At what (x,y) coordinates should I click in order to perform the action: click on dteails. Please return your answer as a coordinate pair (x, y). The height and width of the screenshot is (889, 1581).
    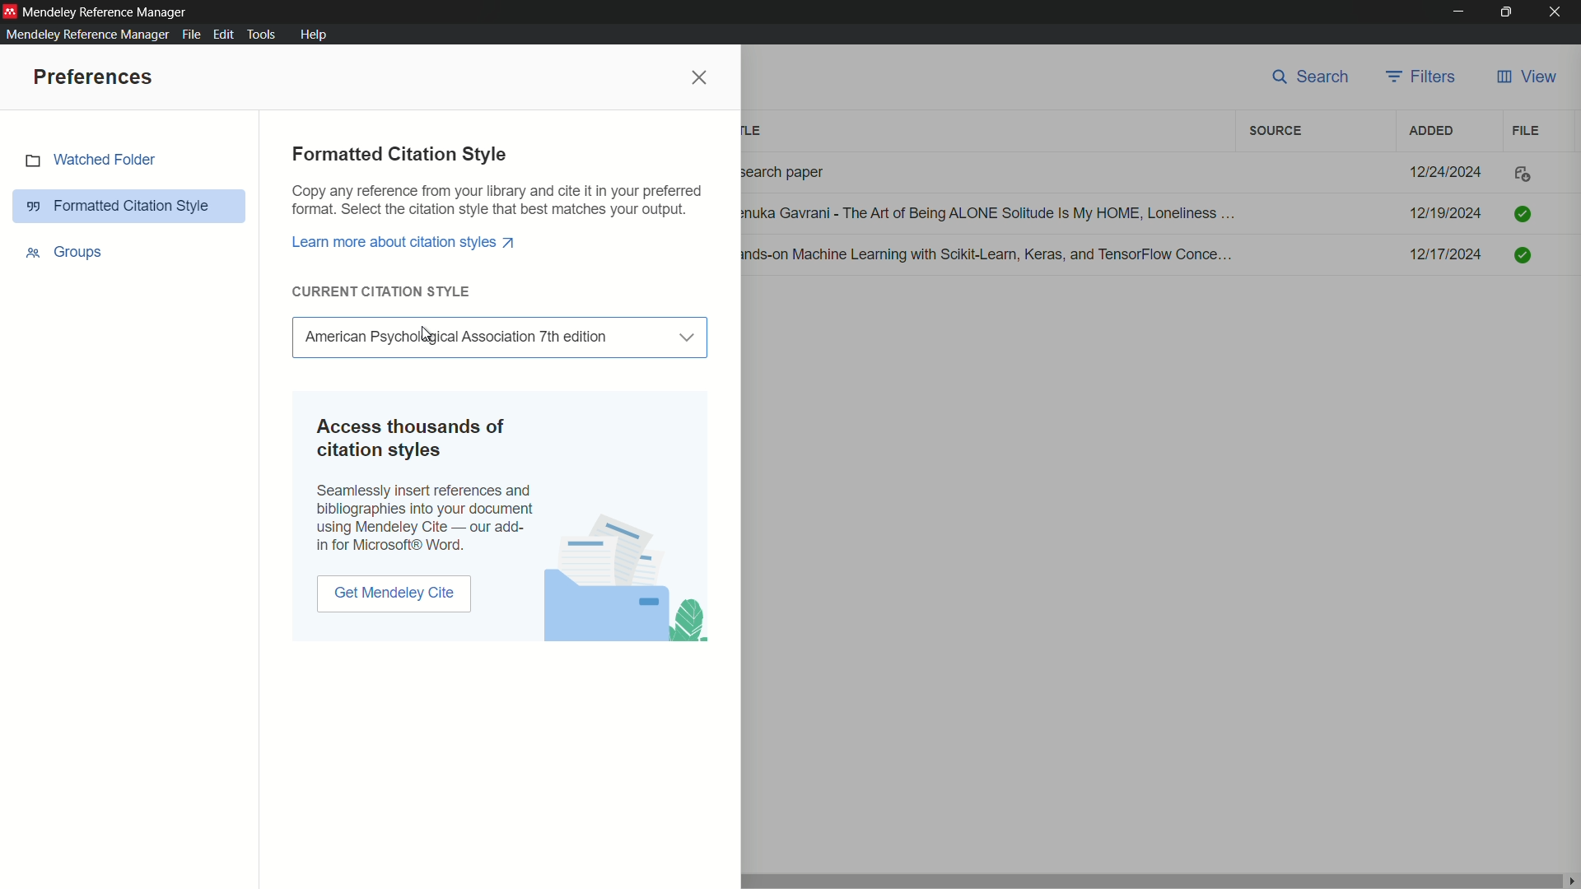
    Looking at the image, I should click on (1144, 216).